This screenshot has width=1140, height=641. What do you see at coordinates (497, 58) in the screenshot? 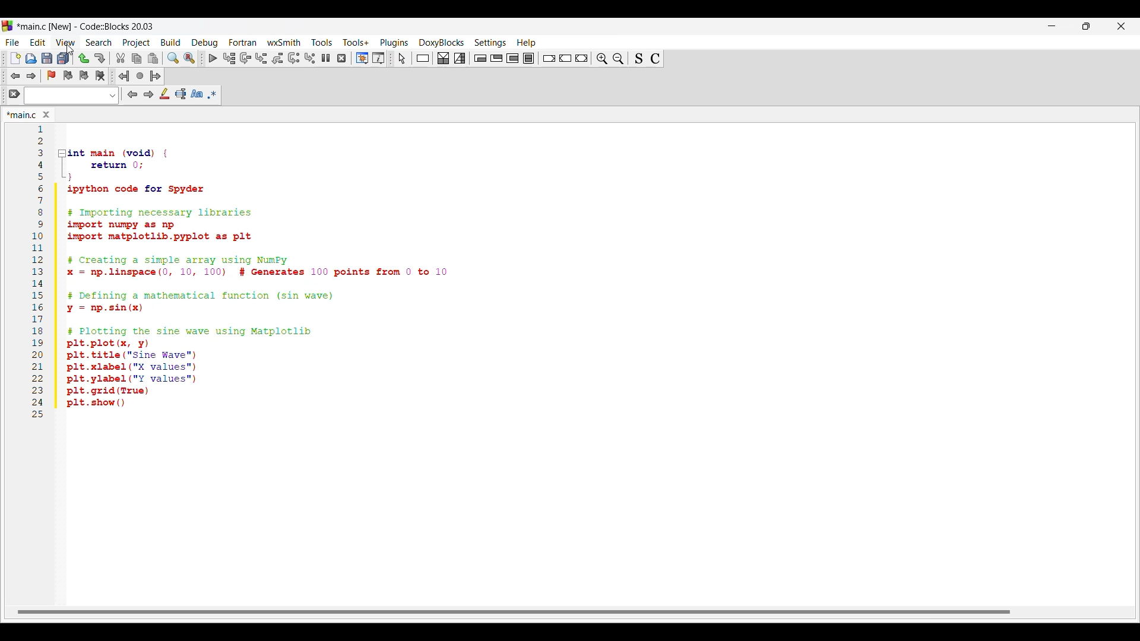
I see `Exit condition loop` at bounding box center [497, 58].